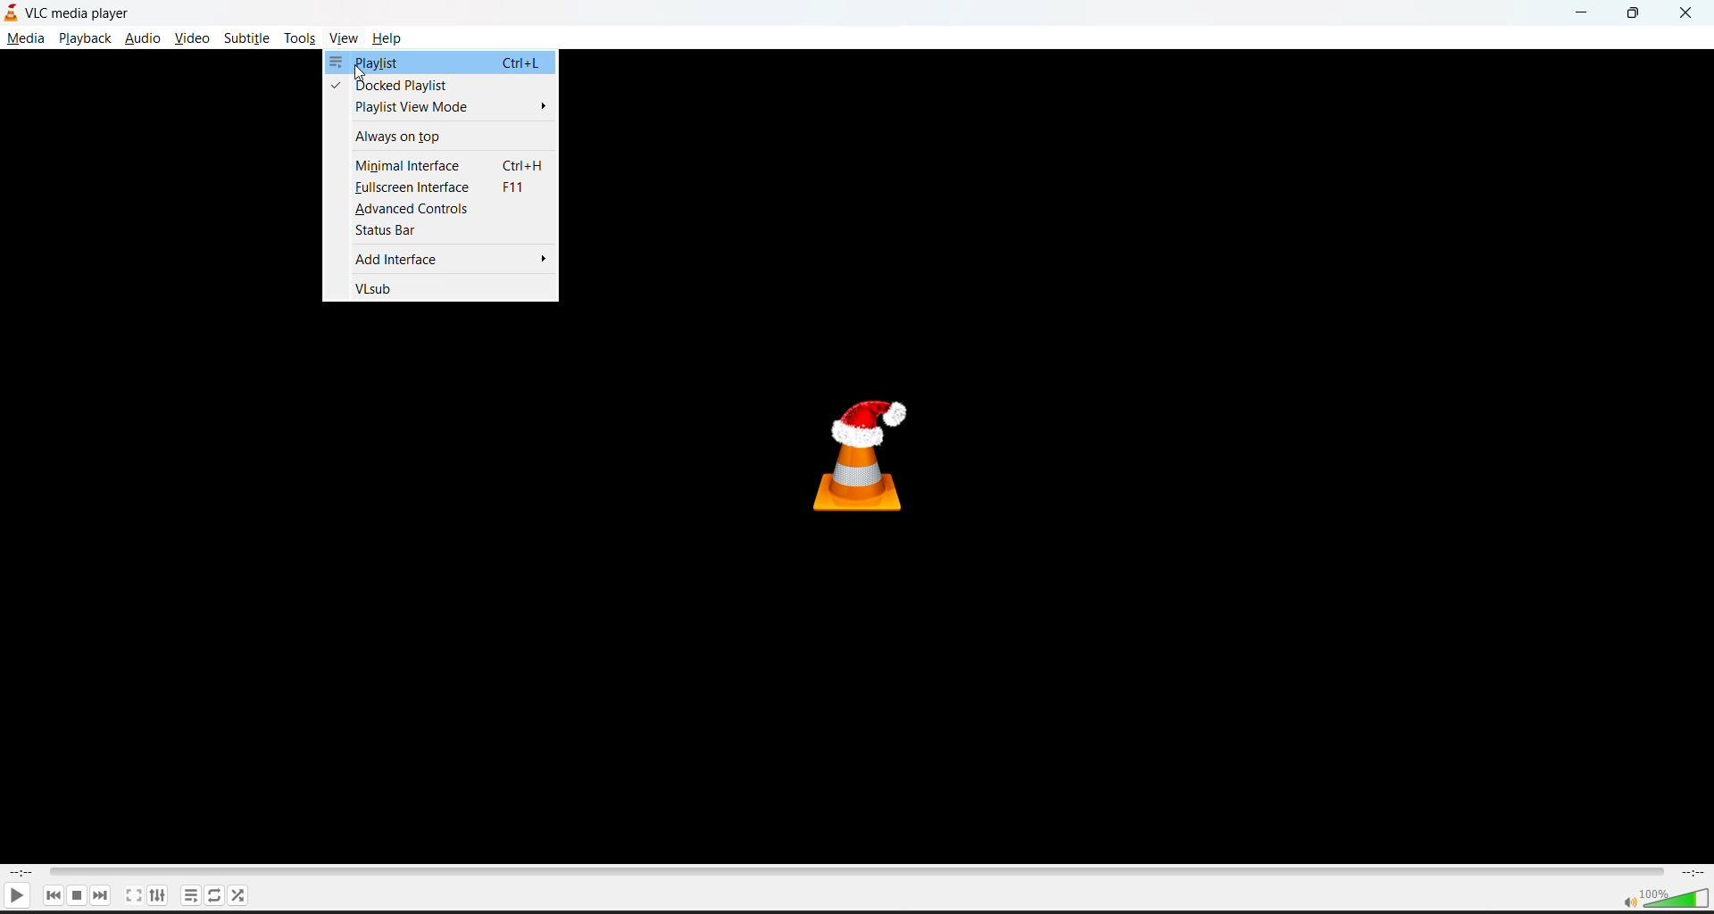 This screenshot has width=1714, height=914. I want to click on tools, so click(301, 39).